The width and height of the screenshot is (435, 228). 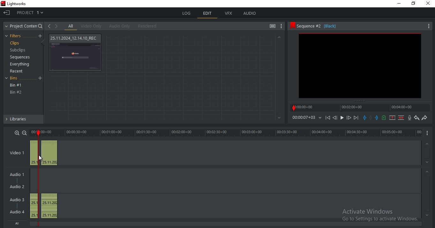 What do you see at coordinates (18, 173) in the screenshot?
I see `Audio 1` at bounding box center [18, 173].